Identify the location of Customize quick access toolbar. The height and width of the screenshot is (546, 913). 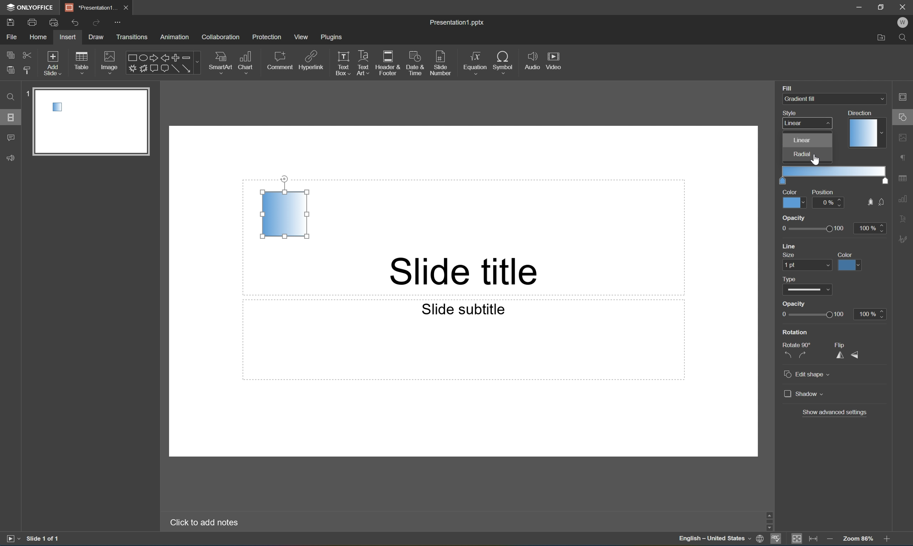
(119, 23).